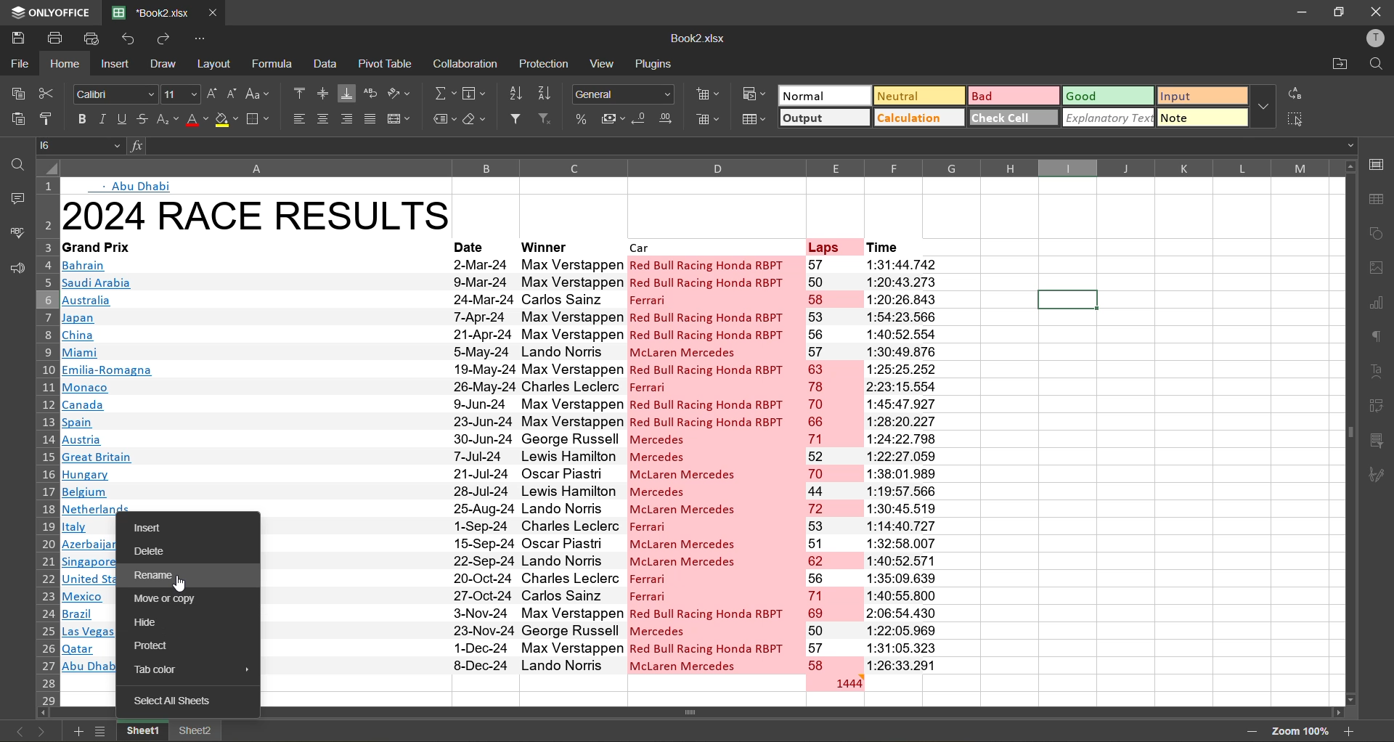 The image size is (1394, 742). Describe the element at coordinates (301, 94) in the screenshot. I see `align top` at that location.